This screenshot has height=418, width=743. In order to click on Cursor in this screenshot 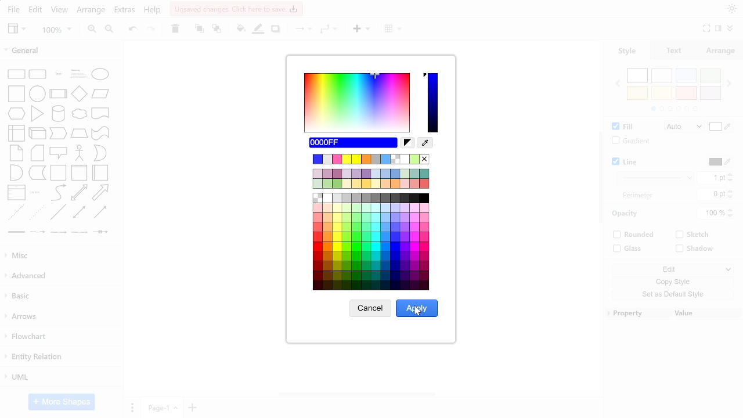, I will do `click(418, 311)`.